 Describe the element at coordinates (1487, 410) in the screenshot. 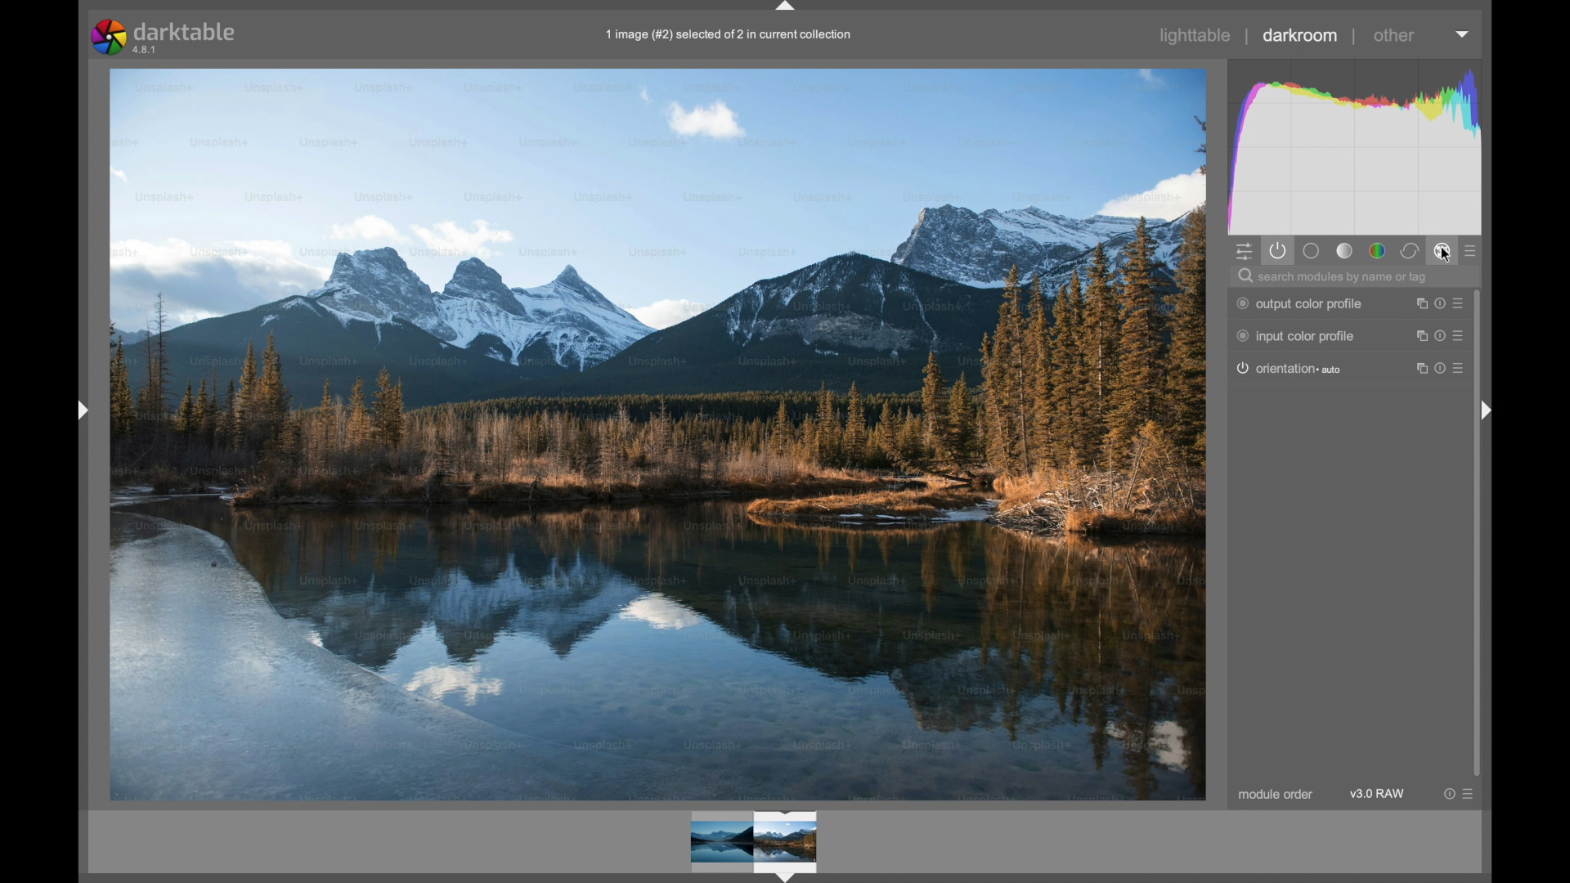

I see `drag handle` at that location.